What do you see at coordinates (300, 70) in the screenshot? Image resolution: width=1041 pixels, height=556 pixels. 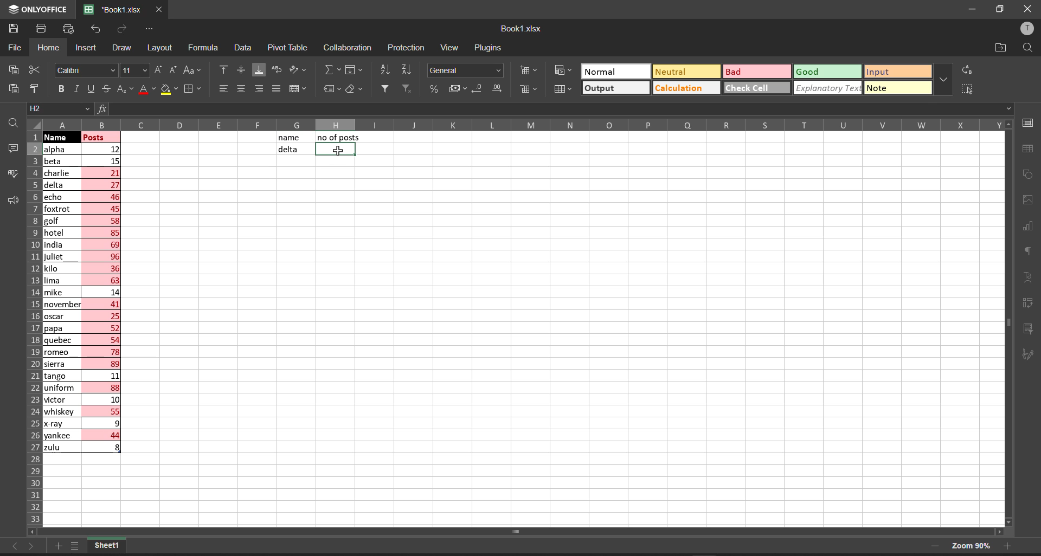 I see `orientation` at bounding box center [300, 70].